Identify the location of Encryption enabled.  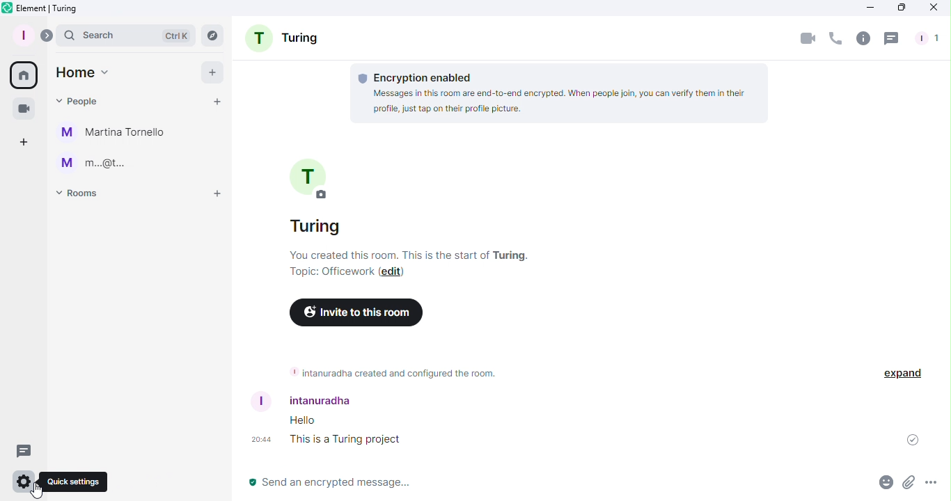
(564, 94).